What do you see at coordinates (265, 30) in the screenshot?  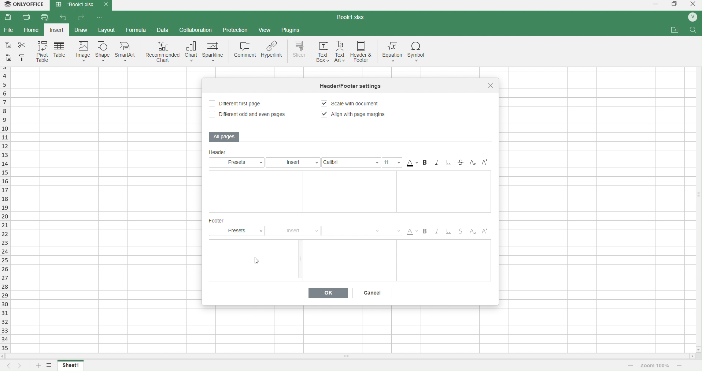 I see `view` at bounding box center [265, 30].